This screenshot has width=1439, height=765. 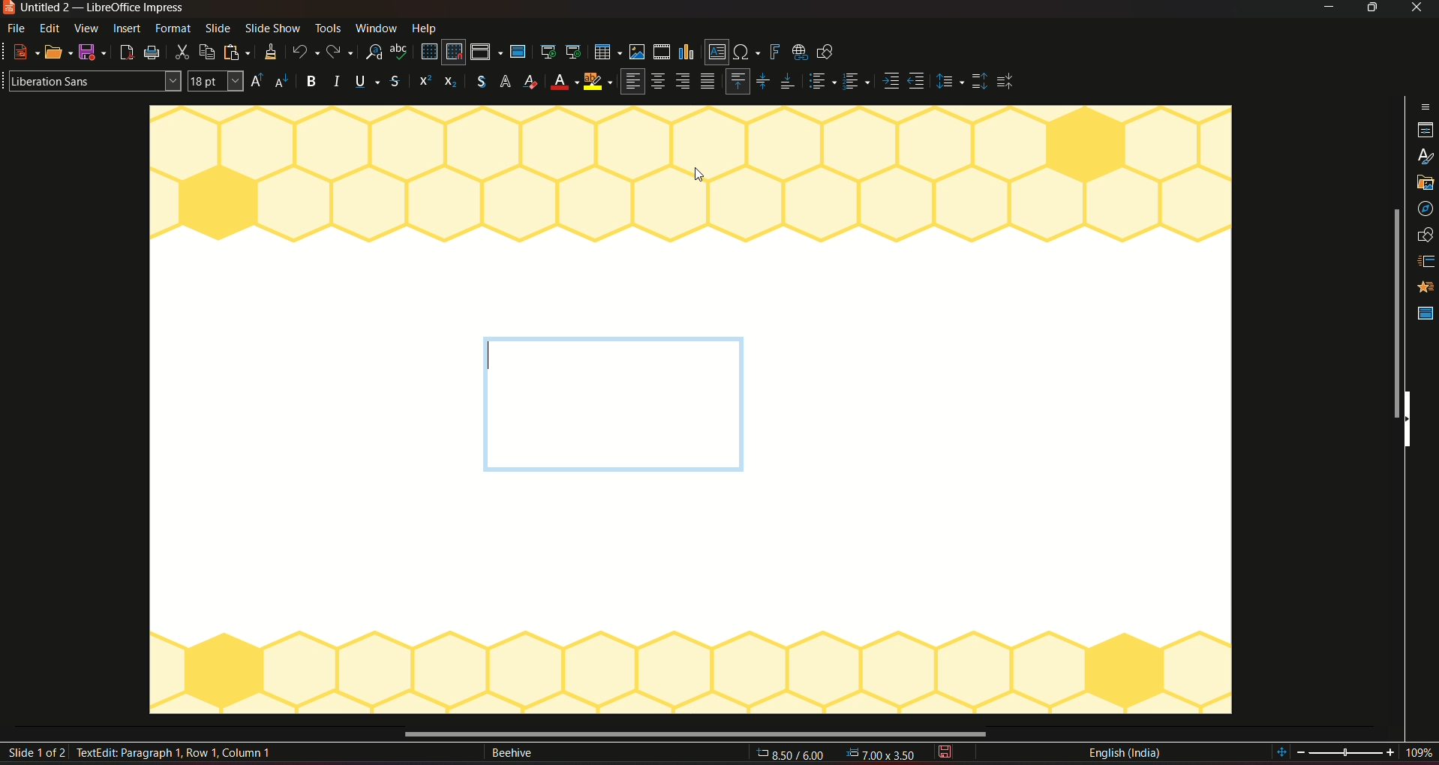 I want to click on middle spacing, so click(x=1008, y=82).